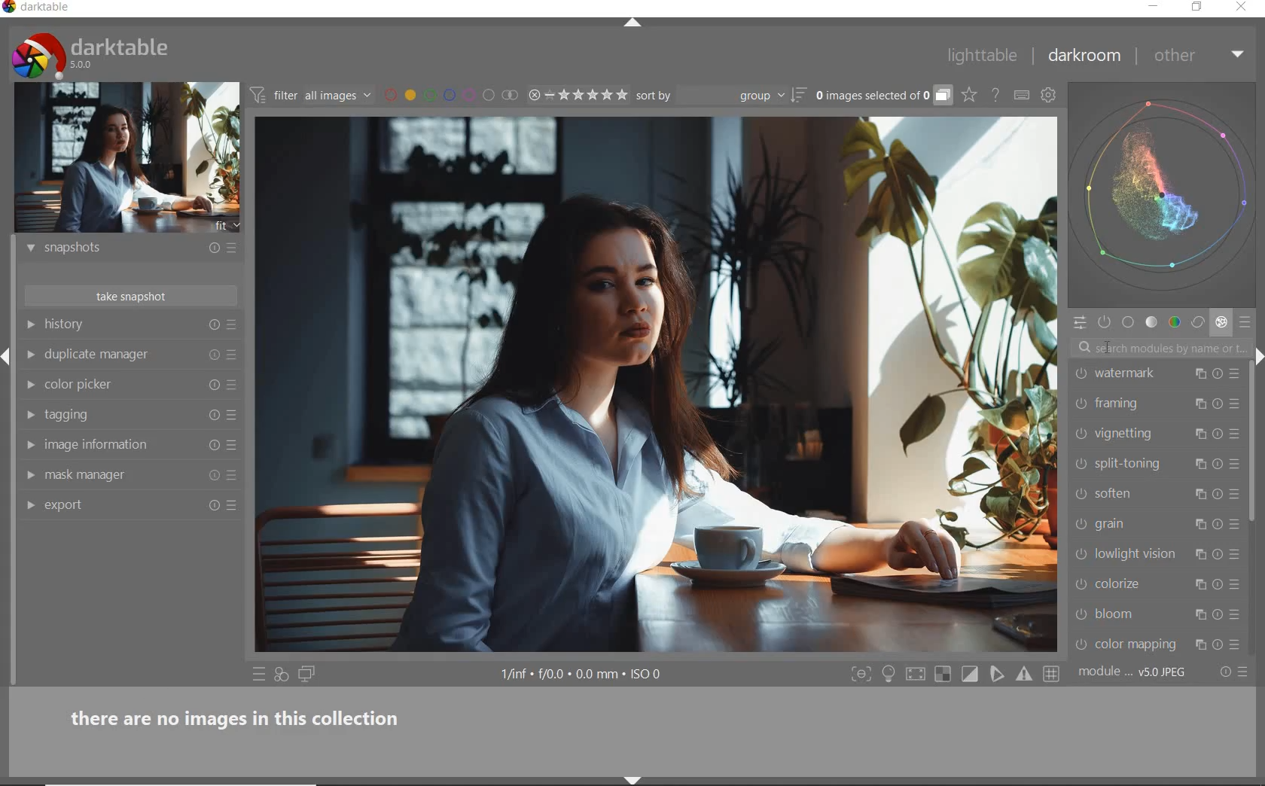  Describe the element at coordinates (1174, 323) in the screenshot. I see `color` at that location.